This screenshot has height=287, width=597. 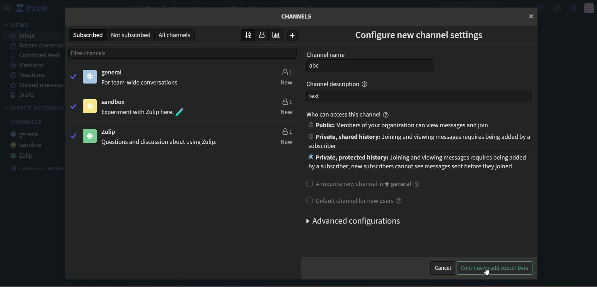 What do you see at coordinates (8, 8) in the screenshot?
I see `menu` at bounding box center [8, 8].